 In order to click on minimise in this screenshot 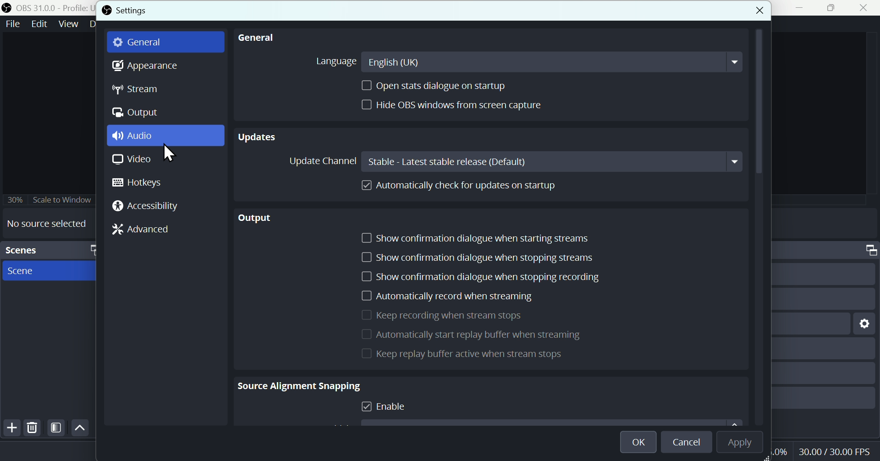, I will do `click(796, 8)`.